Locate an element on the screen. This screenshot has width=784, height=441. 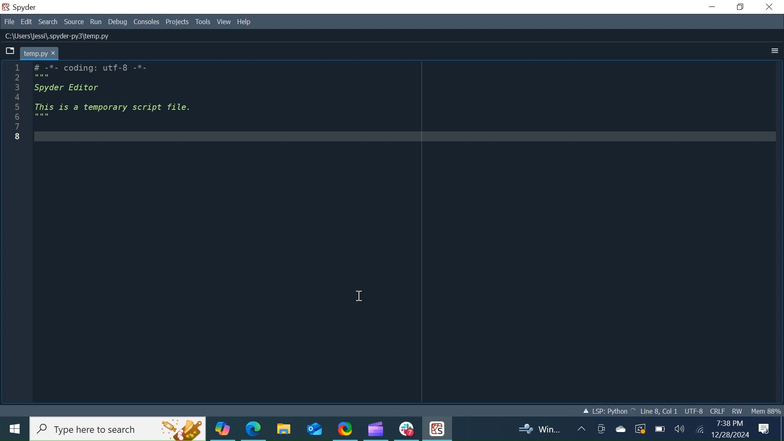
Spyder Desktop Icon is located at coordinates (438, 427).